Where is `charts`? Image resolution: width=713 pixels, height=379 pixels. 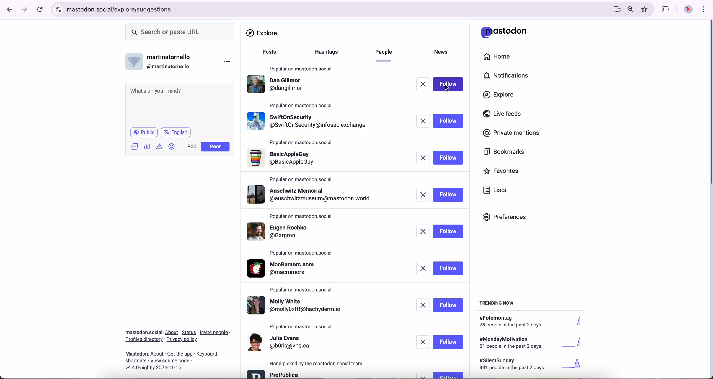 charts is located at coordinates (148, 147).